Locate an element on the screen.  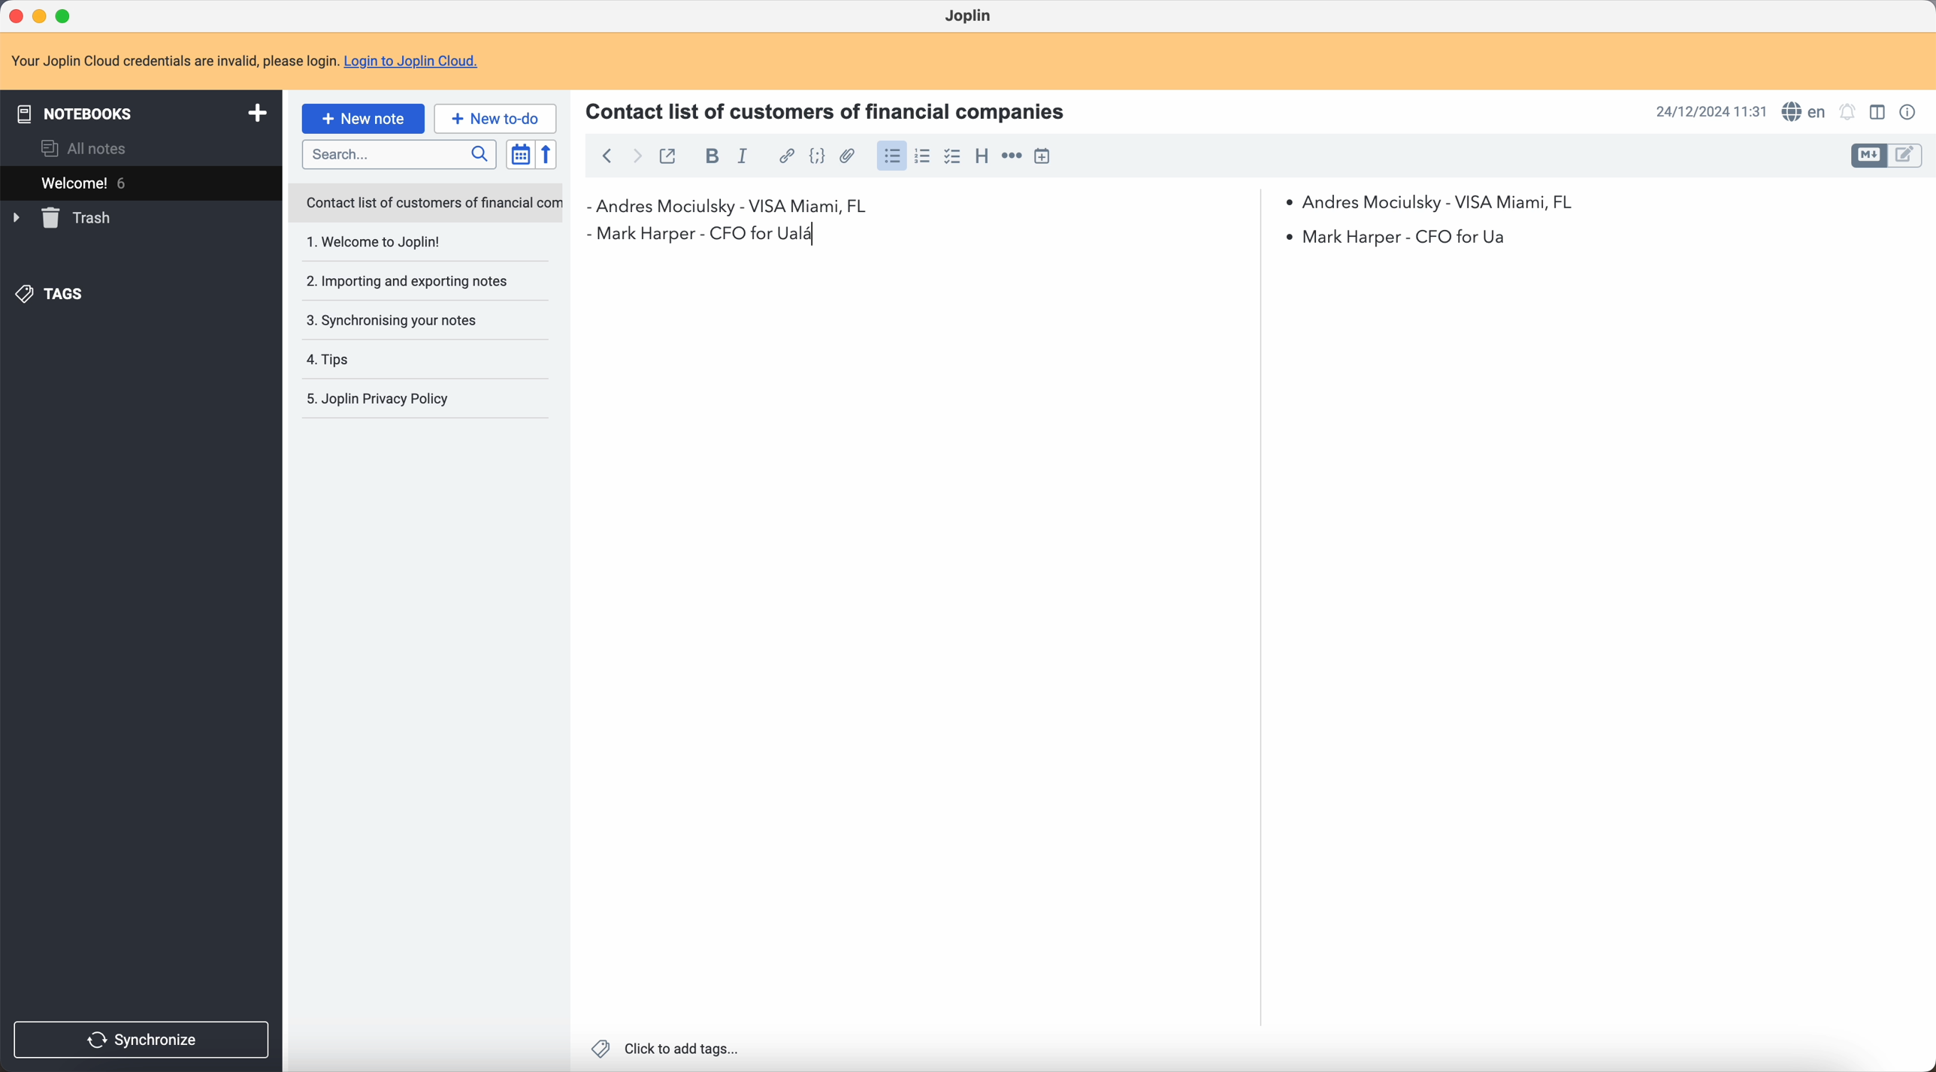
toggle edit layout is located at coordinates (1871, 156).